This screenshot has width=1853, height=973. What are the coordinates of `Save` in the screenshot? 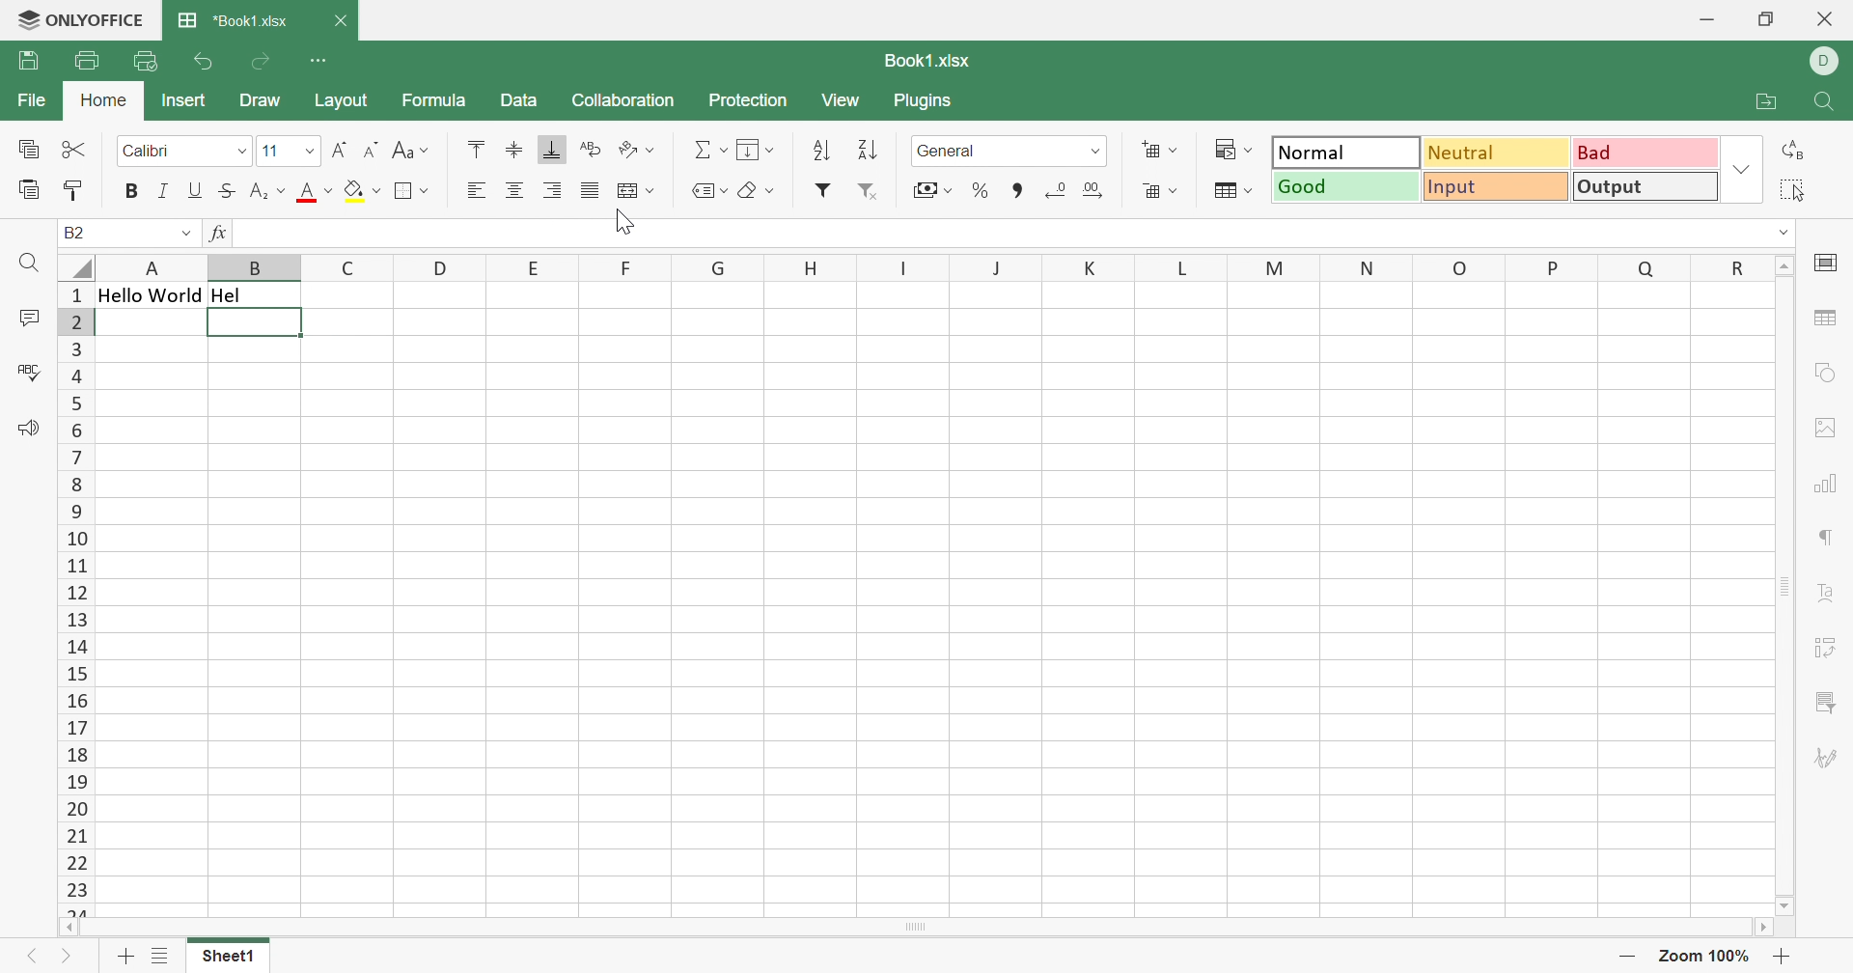 It's located at (29, 60).